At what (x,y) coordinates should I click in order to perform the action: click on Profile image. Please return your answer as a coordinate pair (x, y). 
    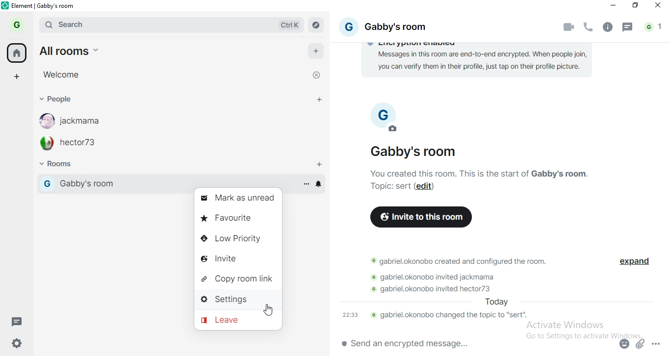
    Looking at the image, I should click on (44, 121).